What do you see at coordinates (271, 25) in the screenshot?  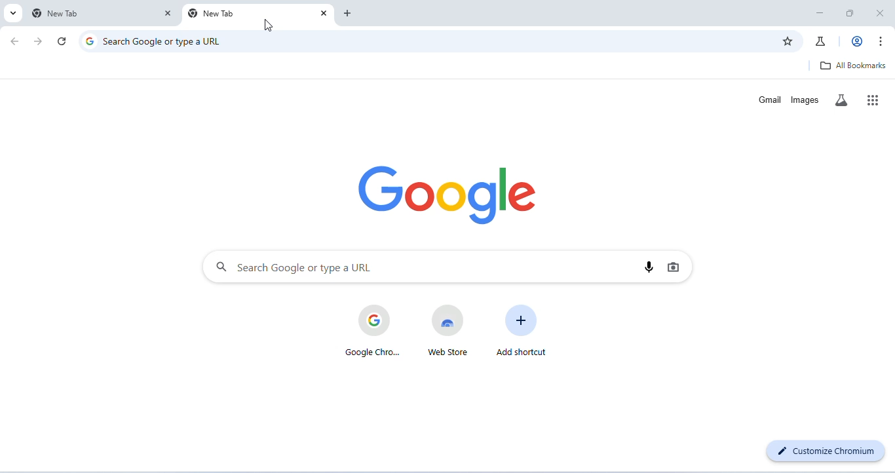 I see `cursor` at bounding box center [271, 25].